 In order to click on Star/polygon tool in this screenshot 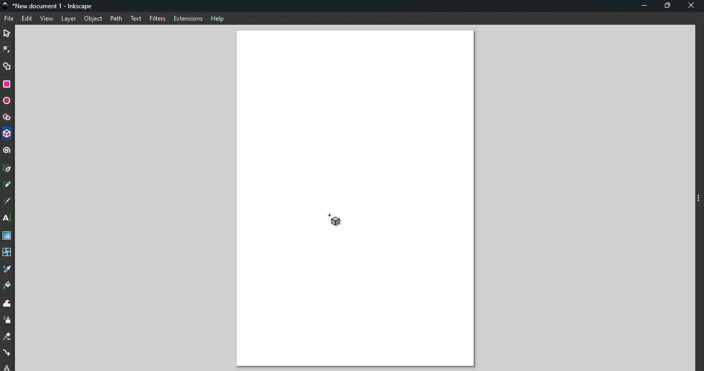, I will do `click(8, 116)`.